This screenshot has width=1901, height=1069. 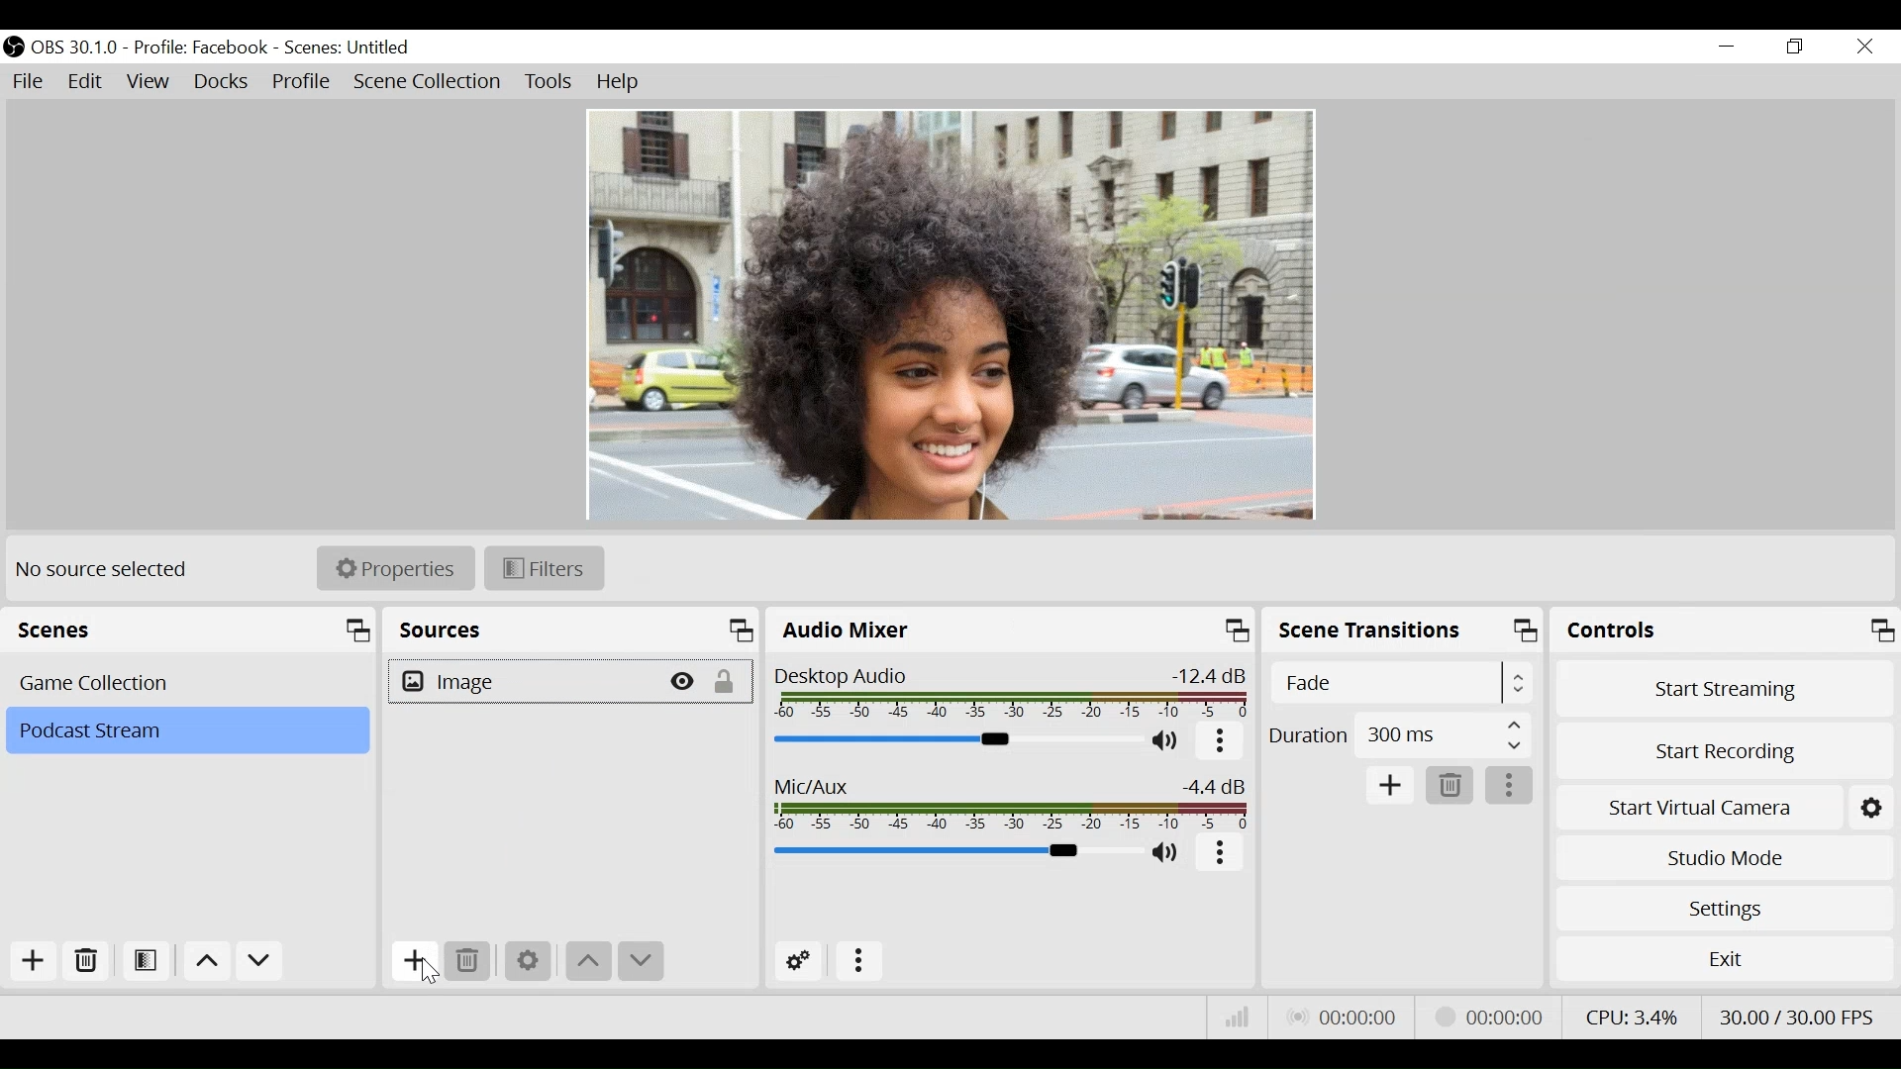 I want to click on Preview, so click(x=950, y=313).